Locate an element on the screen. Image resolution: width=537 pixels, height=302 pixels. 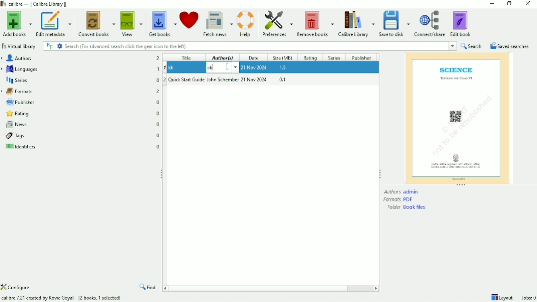
Calibre 7.21 created by Kovid Goyal [2 books, 1 selected] is located at coordinates (62, 298).